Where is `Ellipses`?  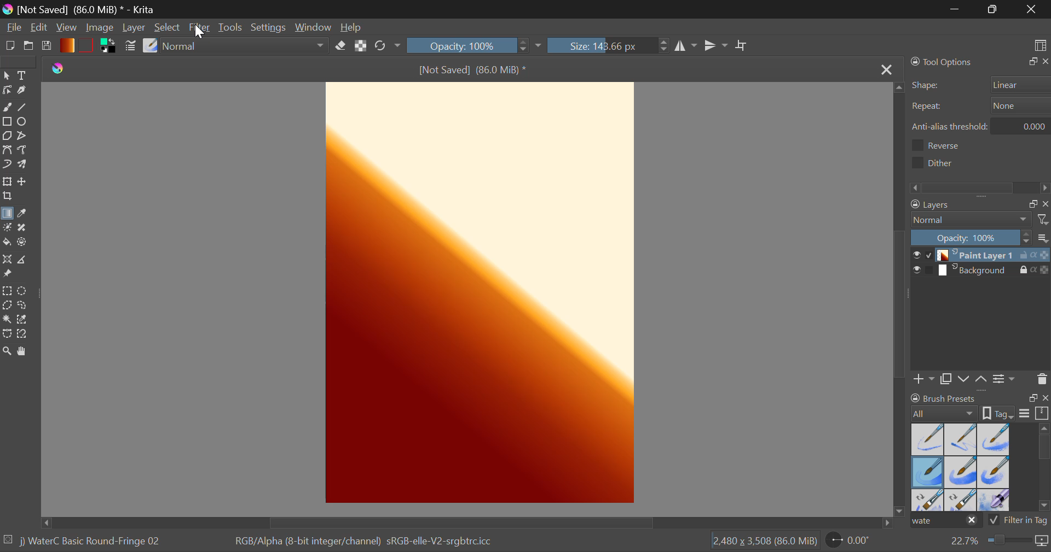
Ellipses is located at coordinates (26, 122).